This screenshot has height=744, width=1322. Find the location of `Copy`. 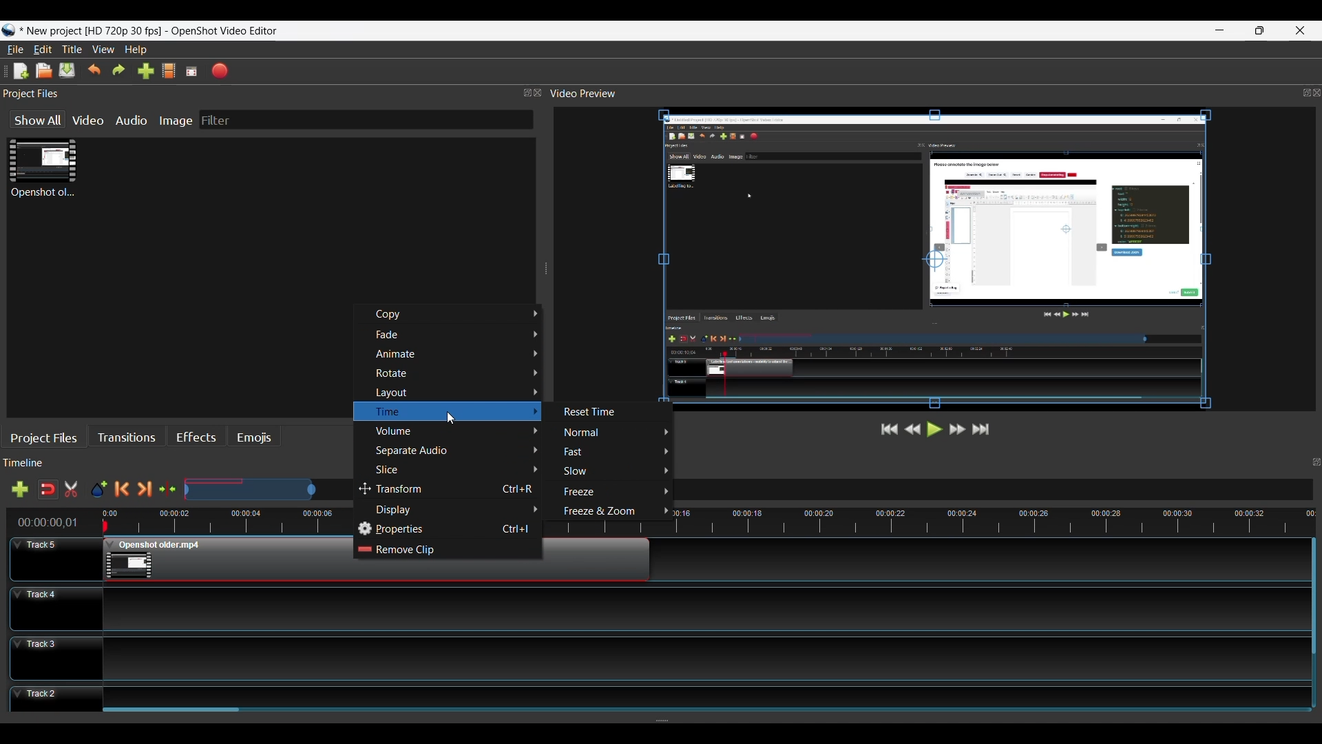

Copy is located at coordinates (455, 315).